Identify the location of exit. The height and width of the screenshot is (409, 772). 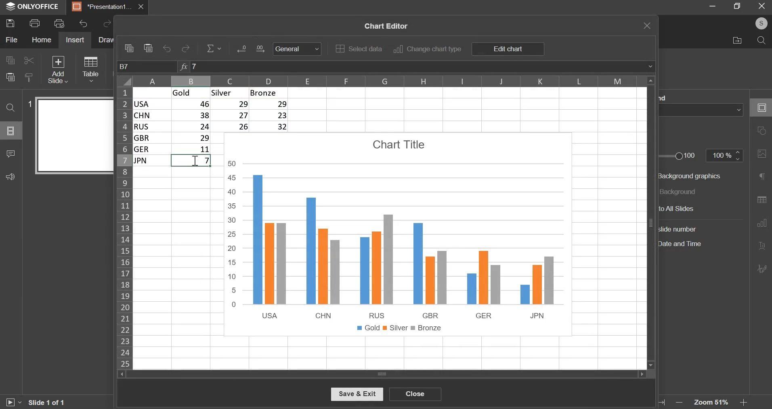
(647, 25).